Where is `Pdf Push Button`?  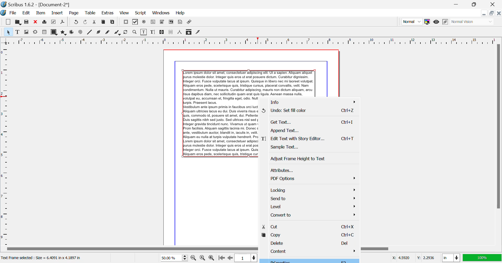
Pdf Push Button is located at coordinates (126, 22).